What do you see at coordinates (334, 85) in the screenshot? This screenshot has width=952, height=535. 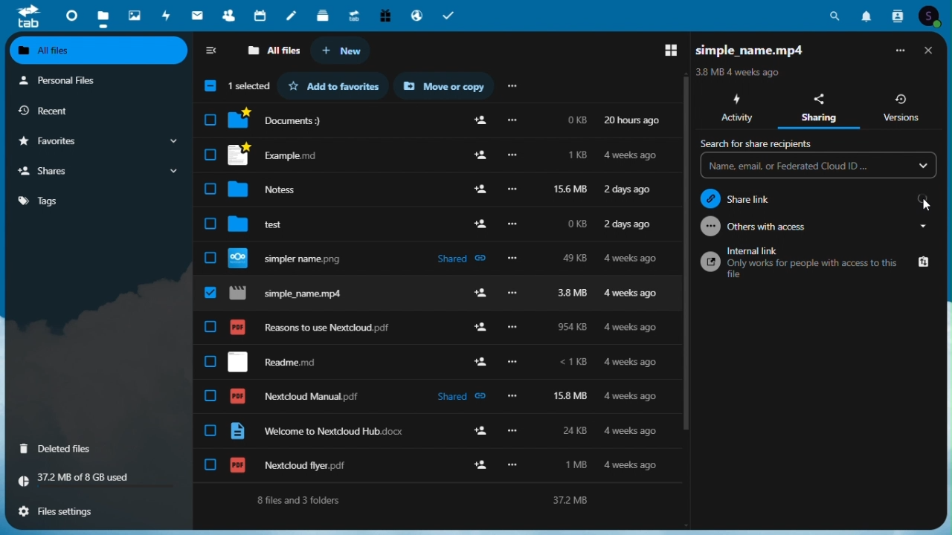 I see `Favourite` at bounding box center [334, 85].